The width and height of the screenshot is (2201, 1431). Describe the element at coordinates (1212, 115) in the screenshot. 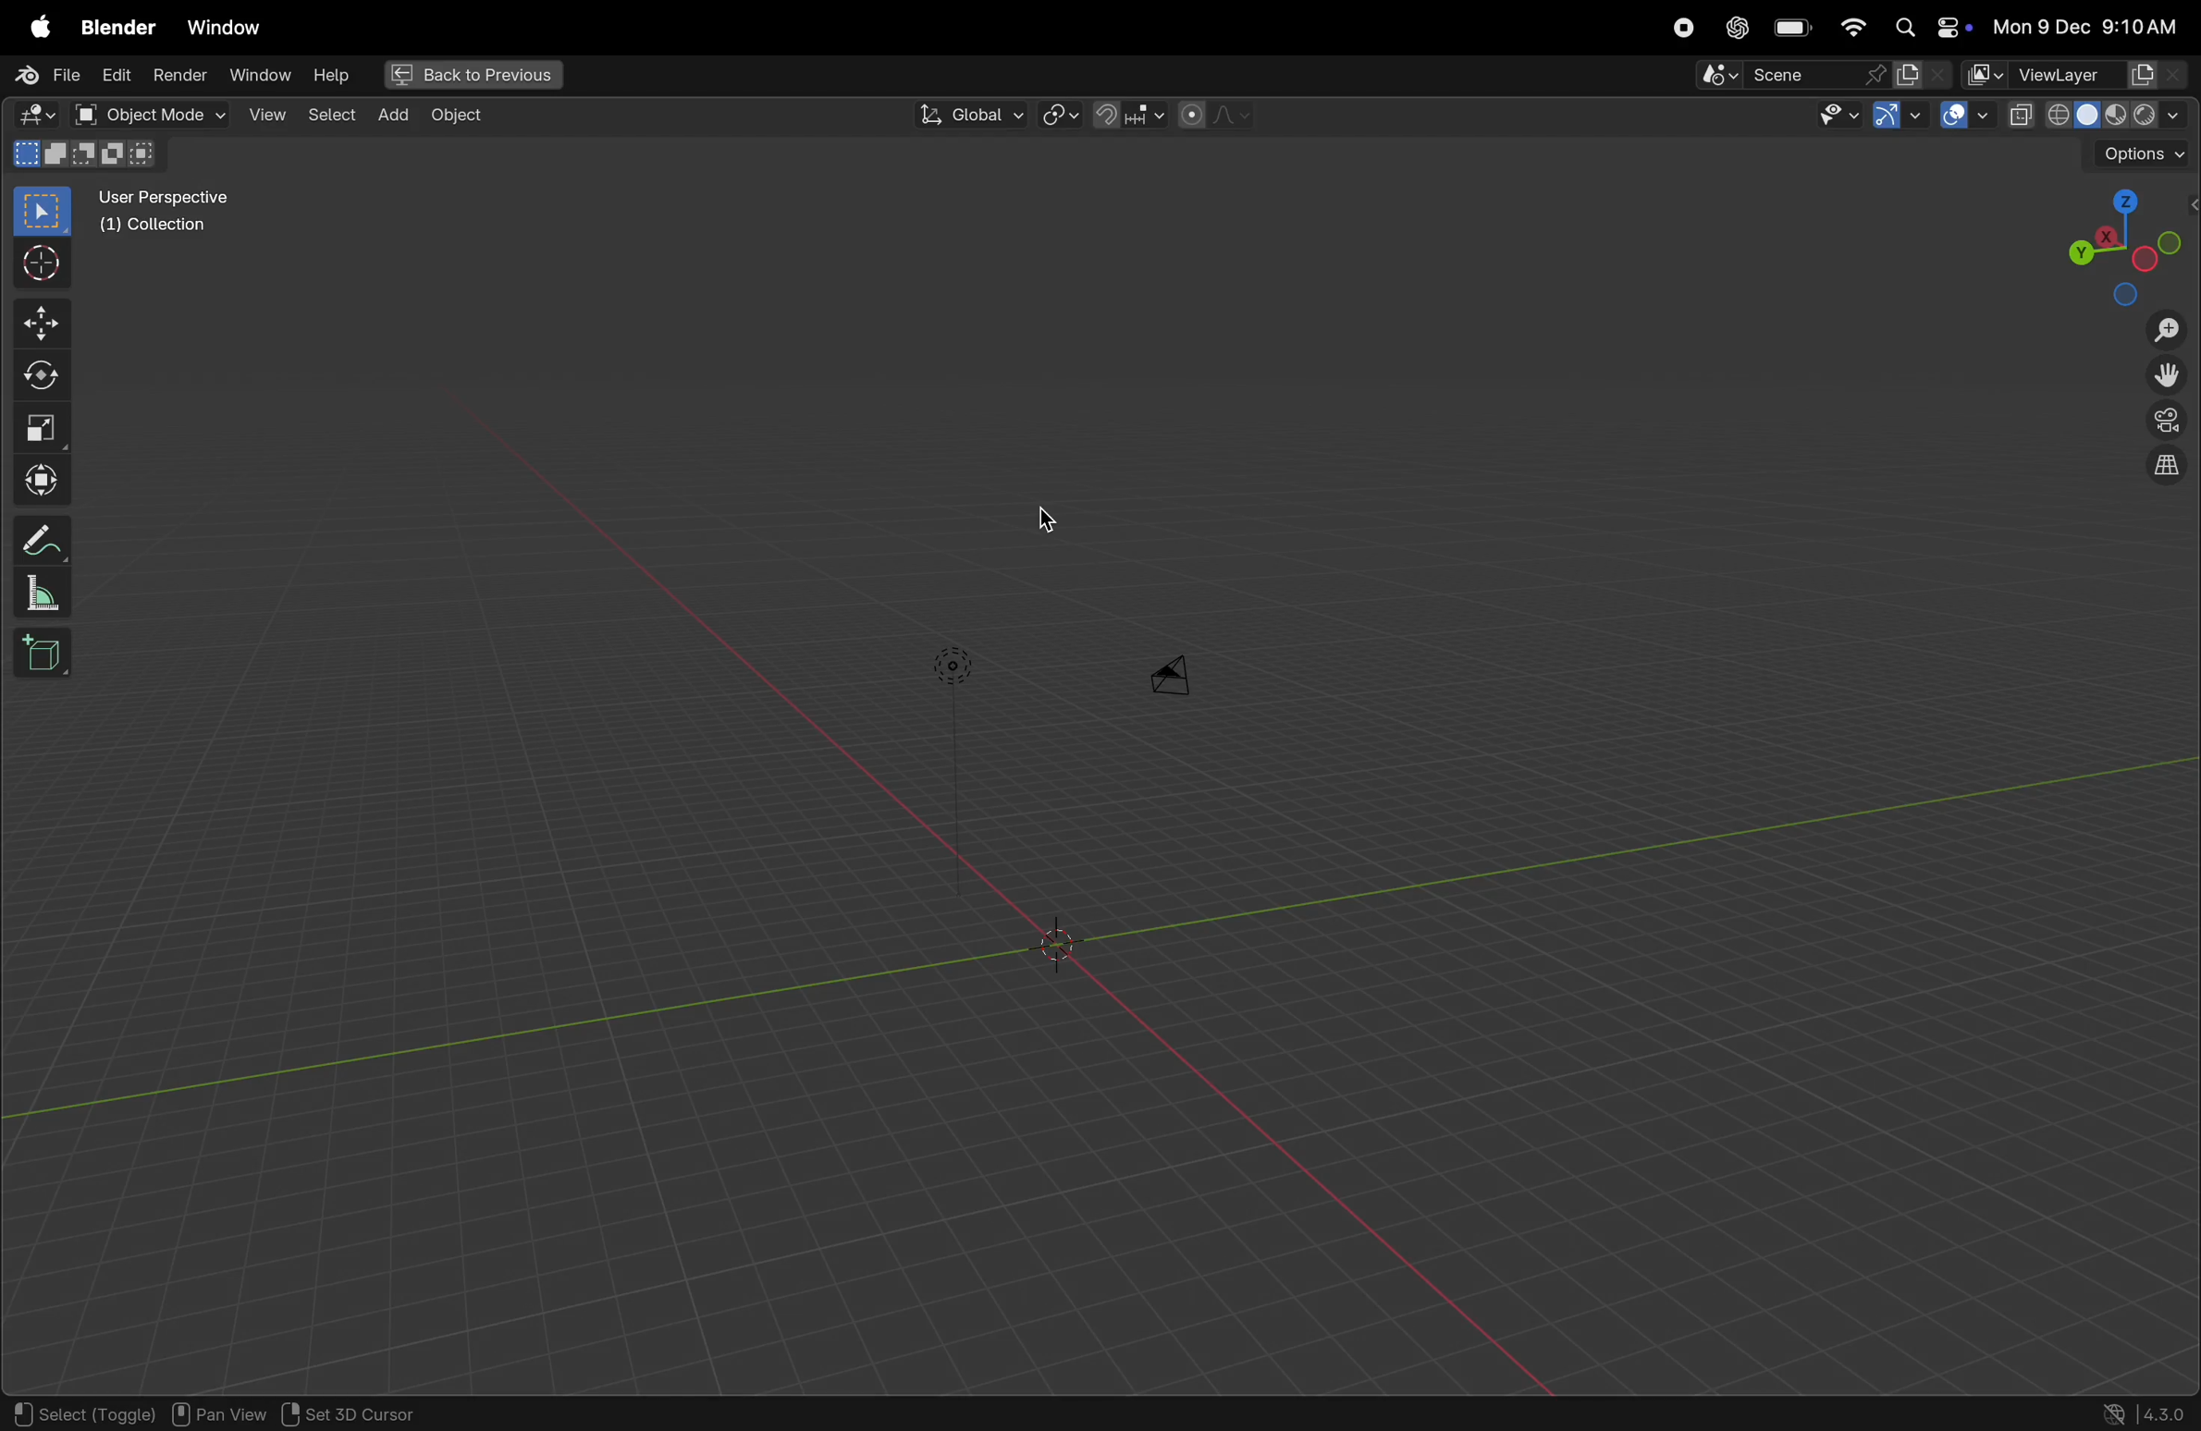

I see `proportional fall off` at that location.